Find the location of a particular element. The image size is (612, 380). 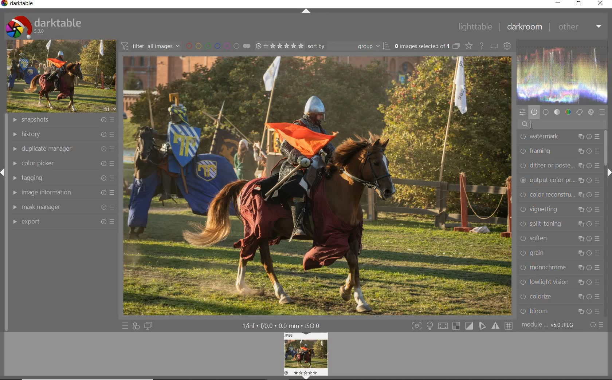

Sort is located at coordinates (349, 45).